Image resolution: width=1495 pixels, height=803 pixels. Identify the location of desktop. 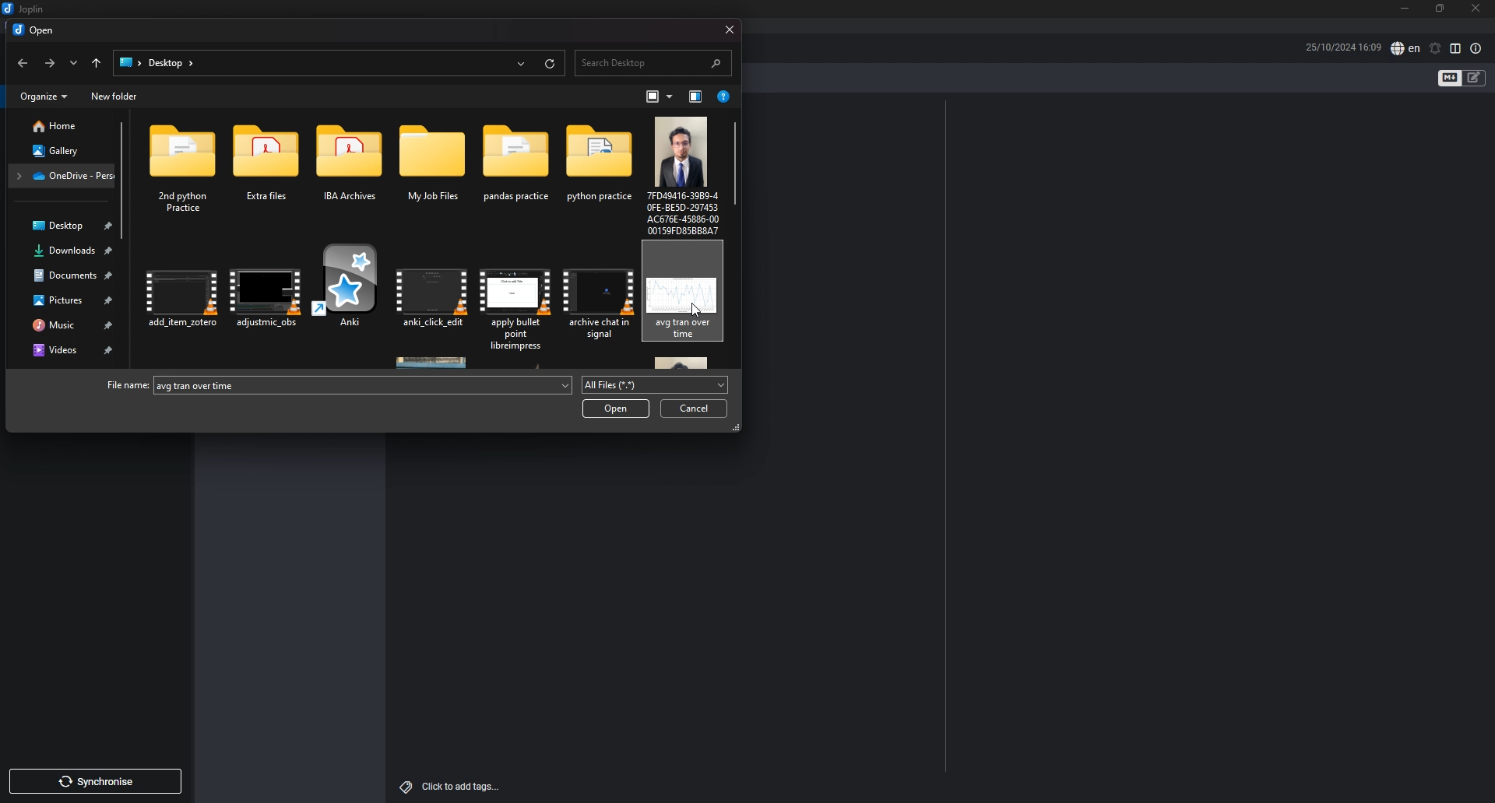
(63, 225).